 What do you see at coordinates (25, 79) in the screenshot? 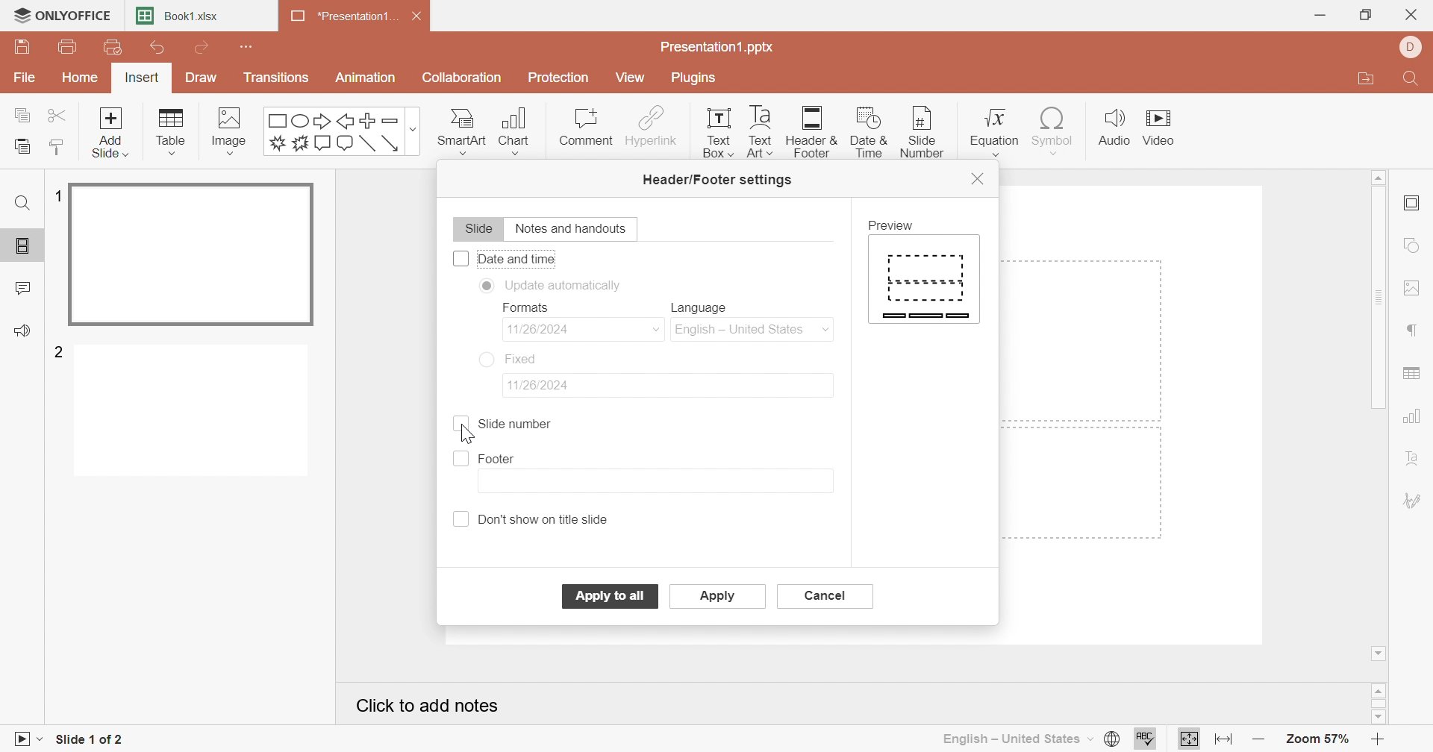
I see `File` at bounding box center [25, 79].